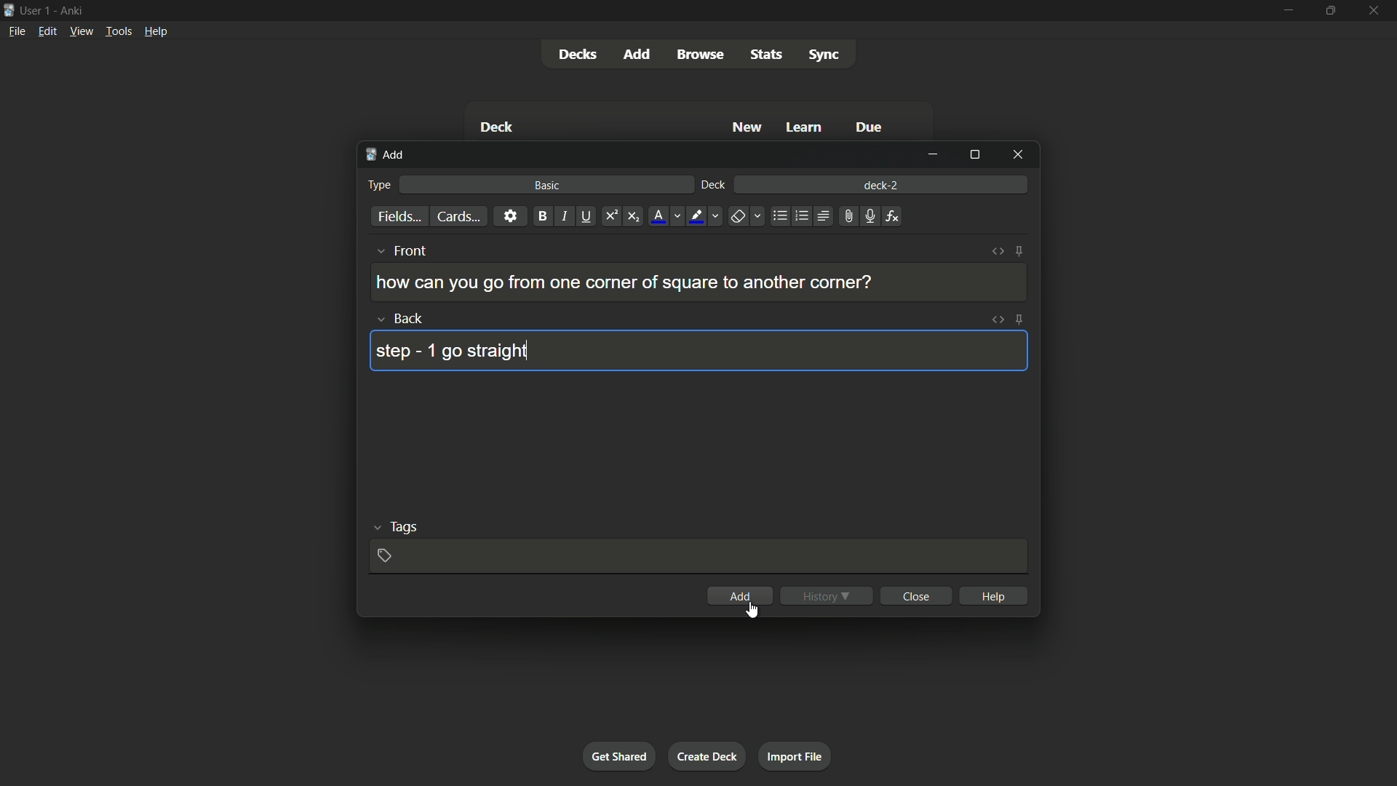  I want to click on close window, so click(1015, 154).